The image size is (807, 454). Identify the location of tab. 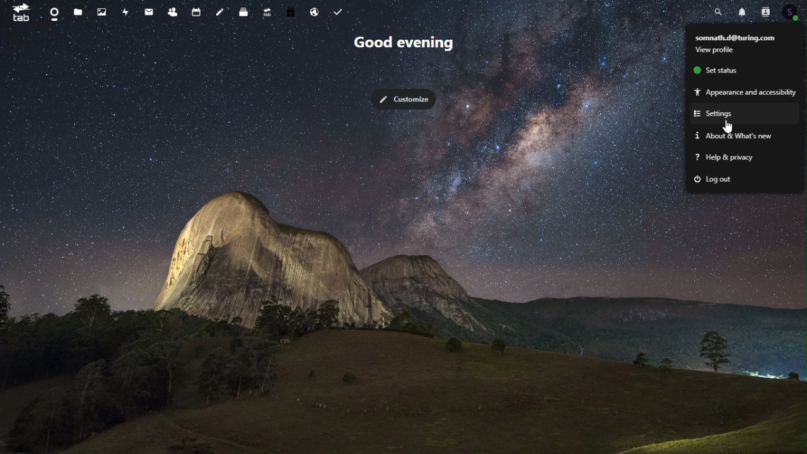
(20, 13).